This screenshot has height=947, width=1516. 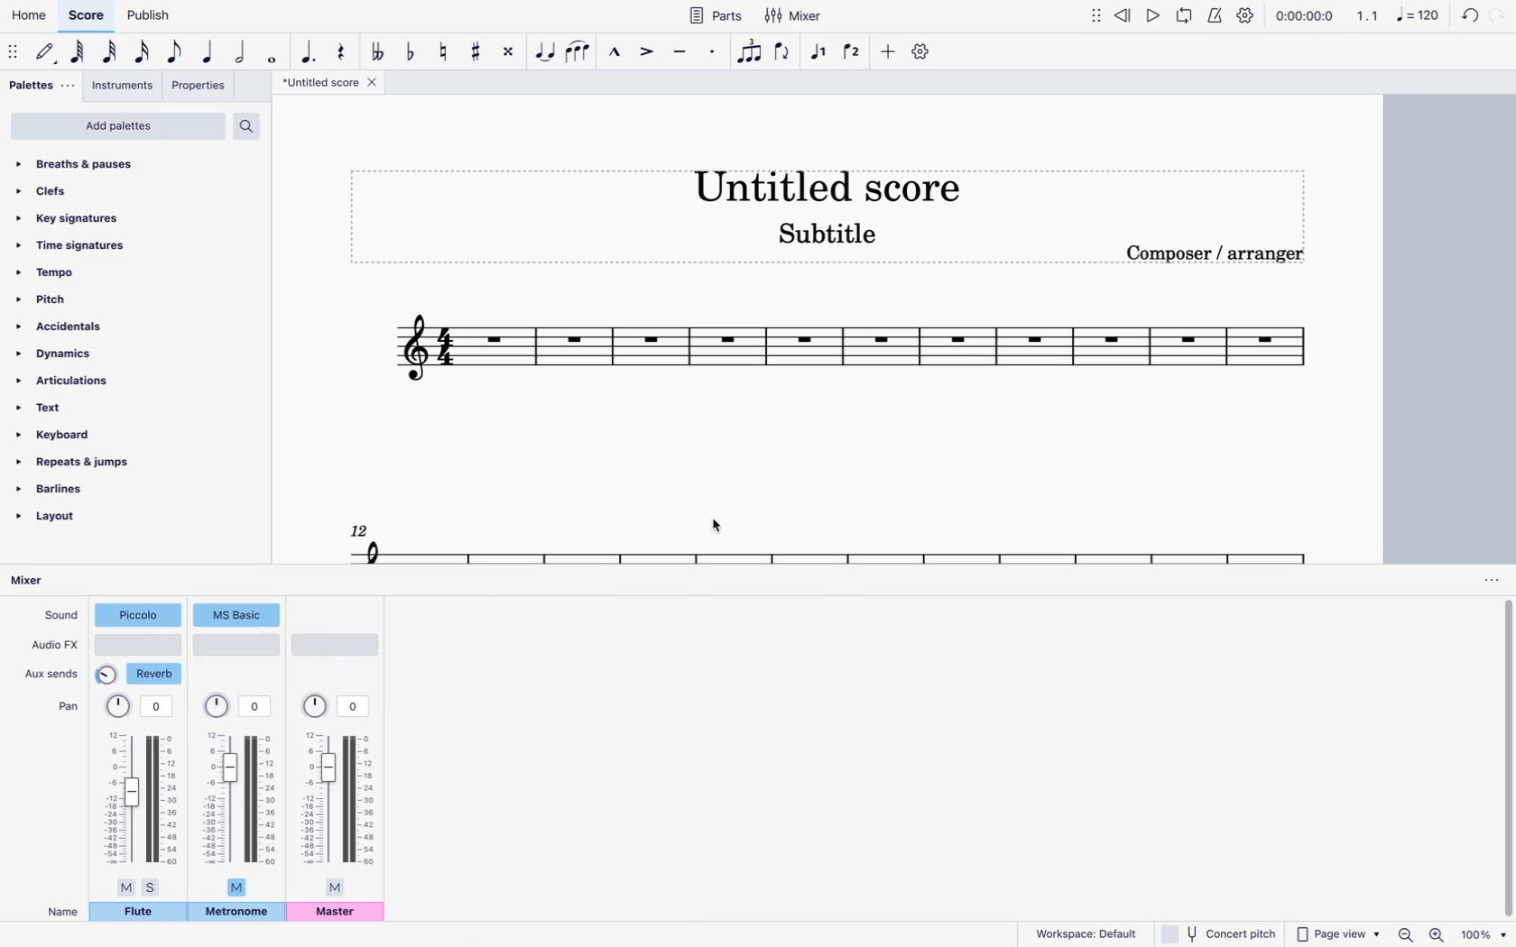 I want to click on cursor, so click(x=718, y=526).